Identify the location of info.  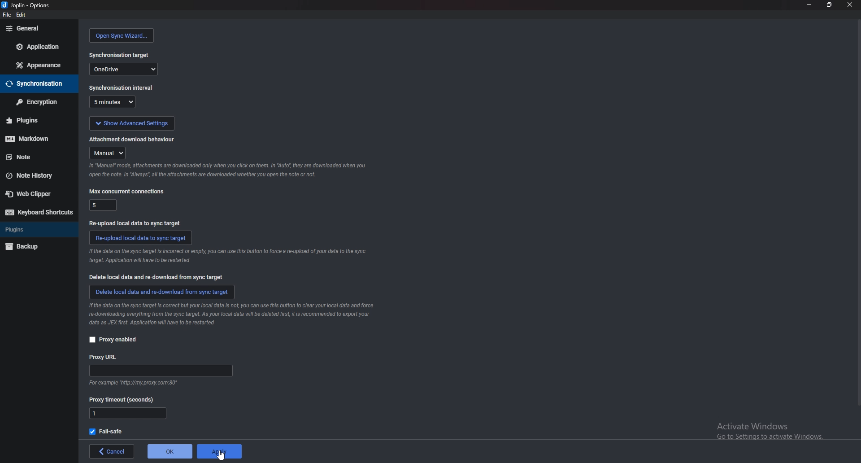
(232, 315).